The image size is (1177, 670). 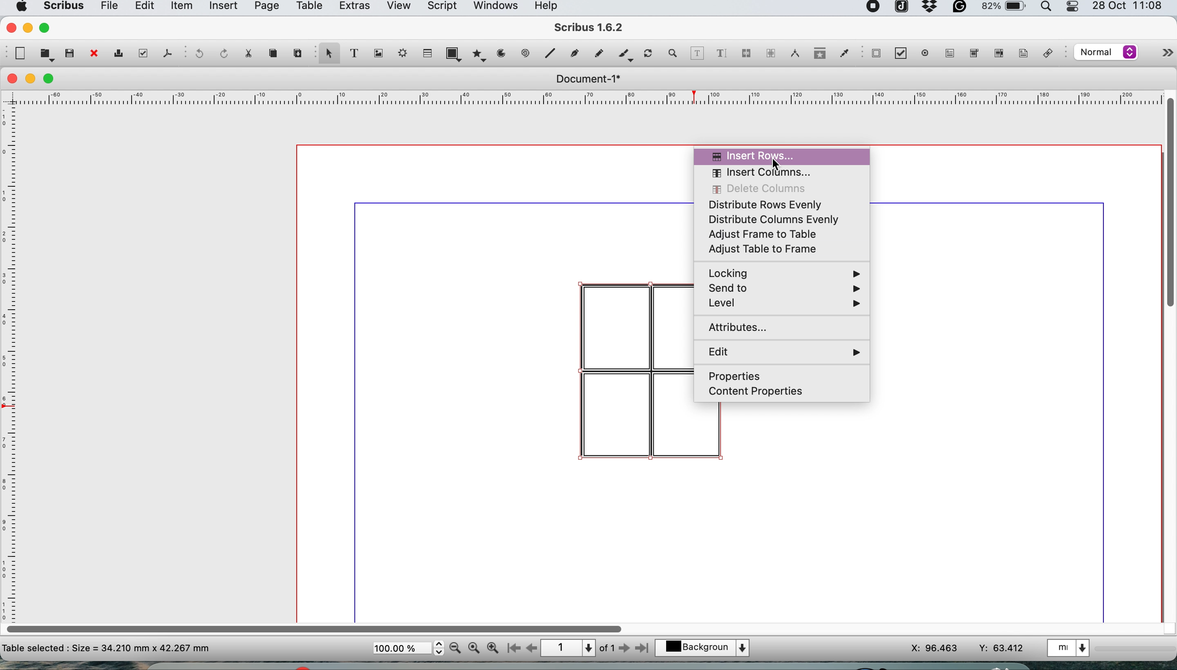 I want to click on arc, so click(x=504, y=53).